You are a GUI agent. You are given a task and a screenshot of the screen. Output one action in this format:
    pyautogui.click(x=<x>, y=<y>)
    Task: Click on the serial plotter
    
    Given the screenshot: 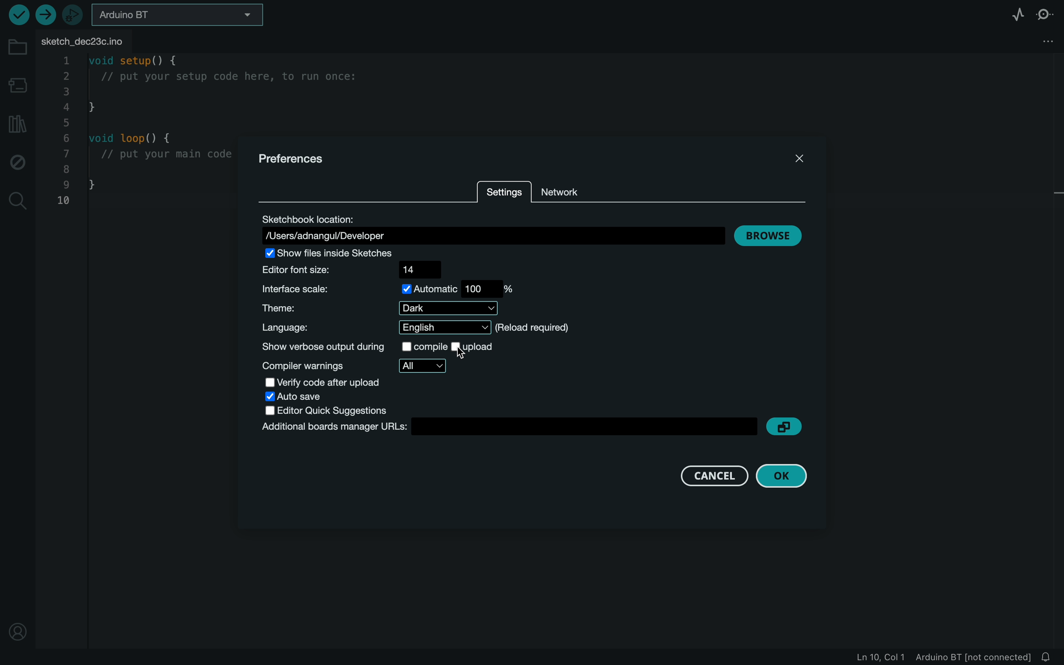 What is the action you would take?
    pyautogui.click(x=1010, y=13)
    